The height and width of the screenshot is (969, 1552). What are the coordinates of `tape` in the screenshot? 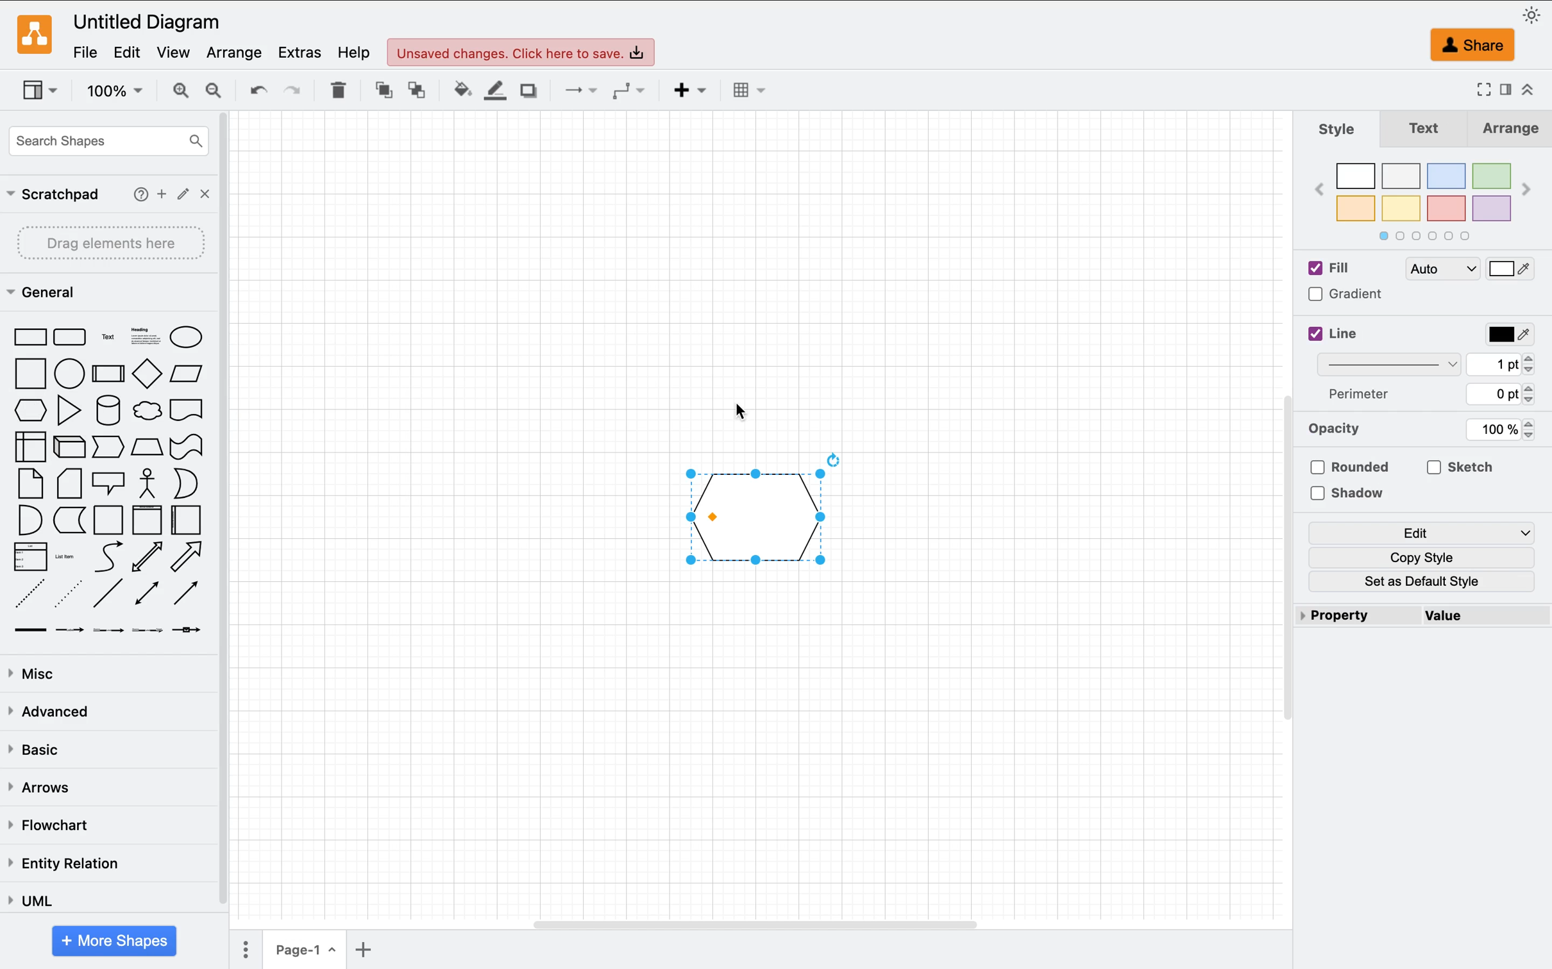 It's located at (190, 446).